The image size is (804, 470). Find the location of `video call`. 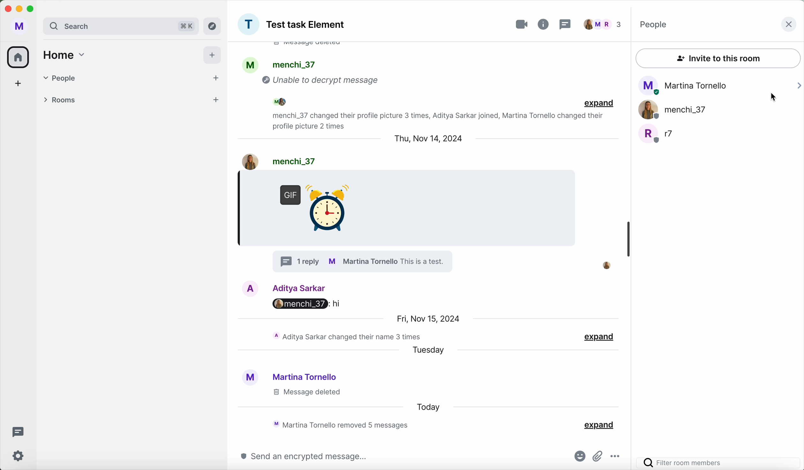

video call is located at coordinates (522, 23).